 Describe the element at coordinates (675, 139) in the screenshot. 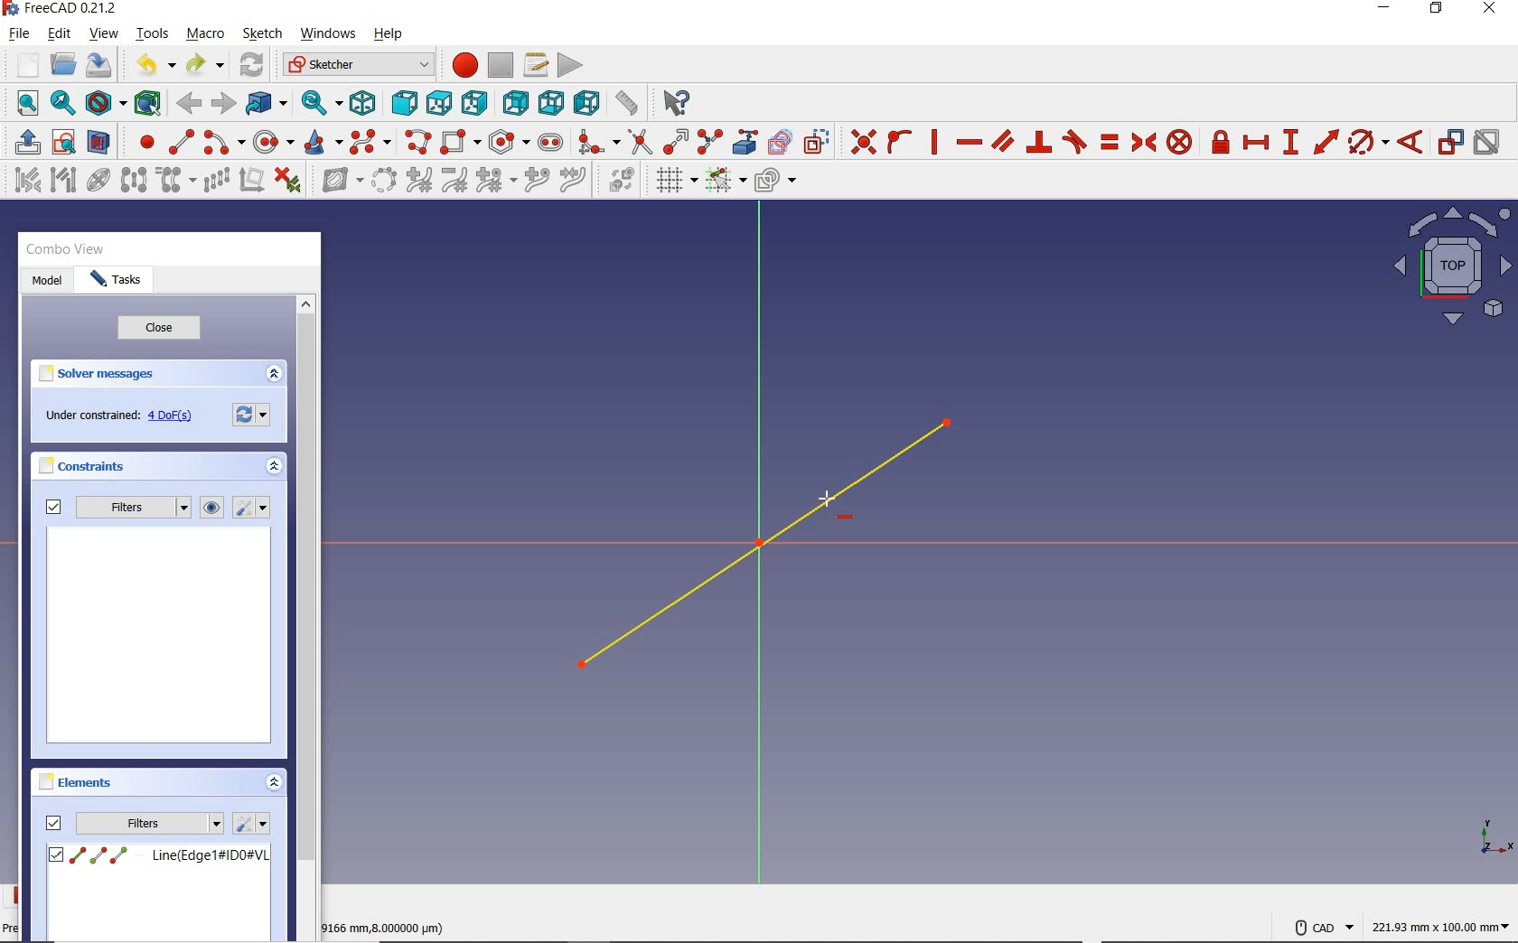

I see `EXTEND EDGE` at that location.